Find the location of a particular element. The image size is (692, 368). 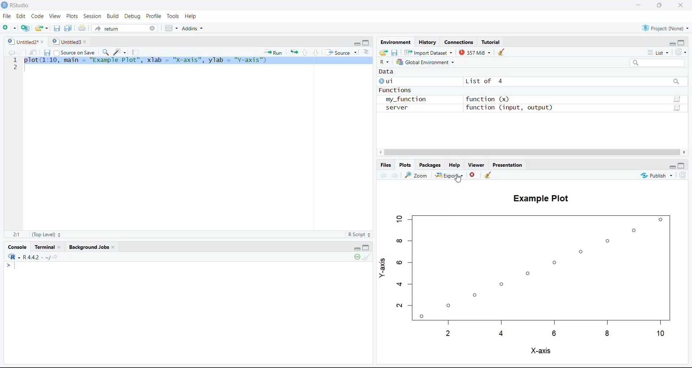

Maximize.Restore is located at coordinates (367, 42).